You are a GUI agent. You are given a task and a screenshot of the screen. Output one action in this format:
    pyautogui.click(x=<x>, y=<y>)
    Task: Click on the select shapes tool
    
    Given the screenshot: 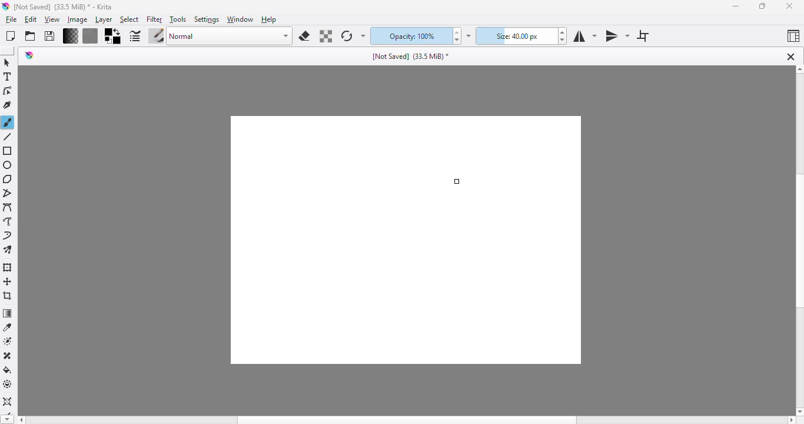 What is the action you would take?
    pyautogui.click(x=8, y=63)
    